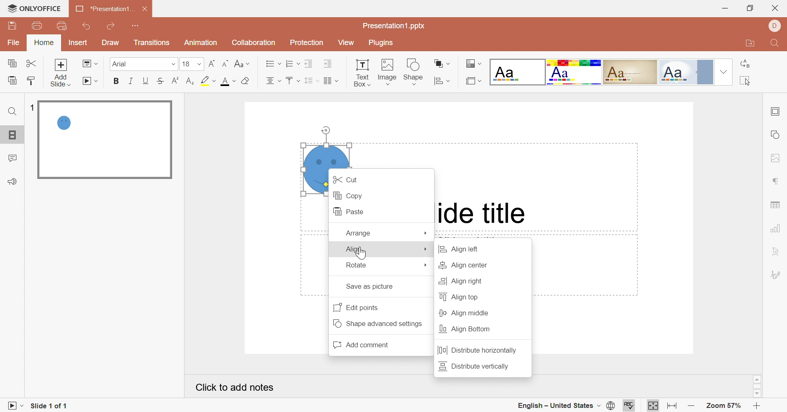 This screenshot has height=412, width=787. Describe the element at coordinates (517, 72) in the screenshot. I see `Blank` at that location.